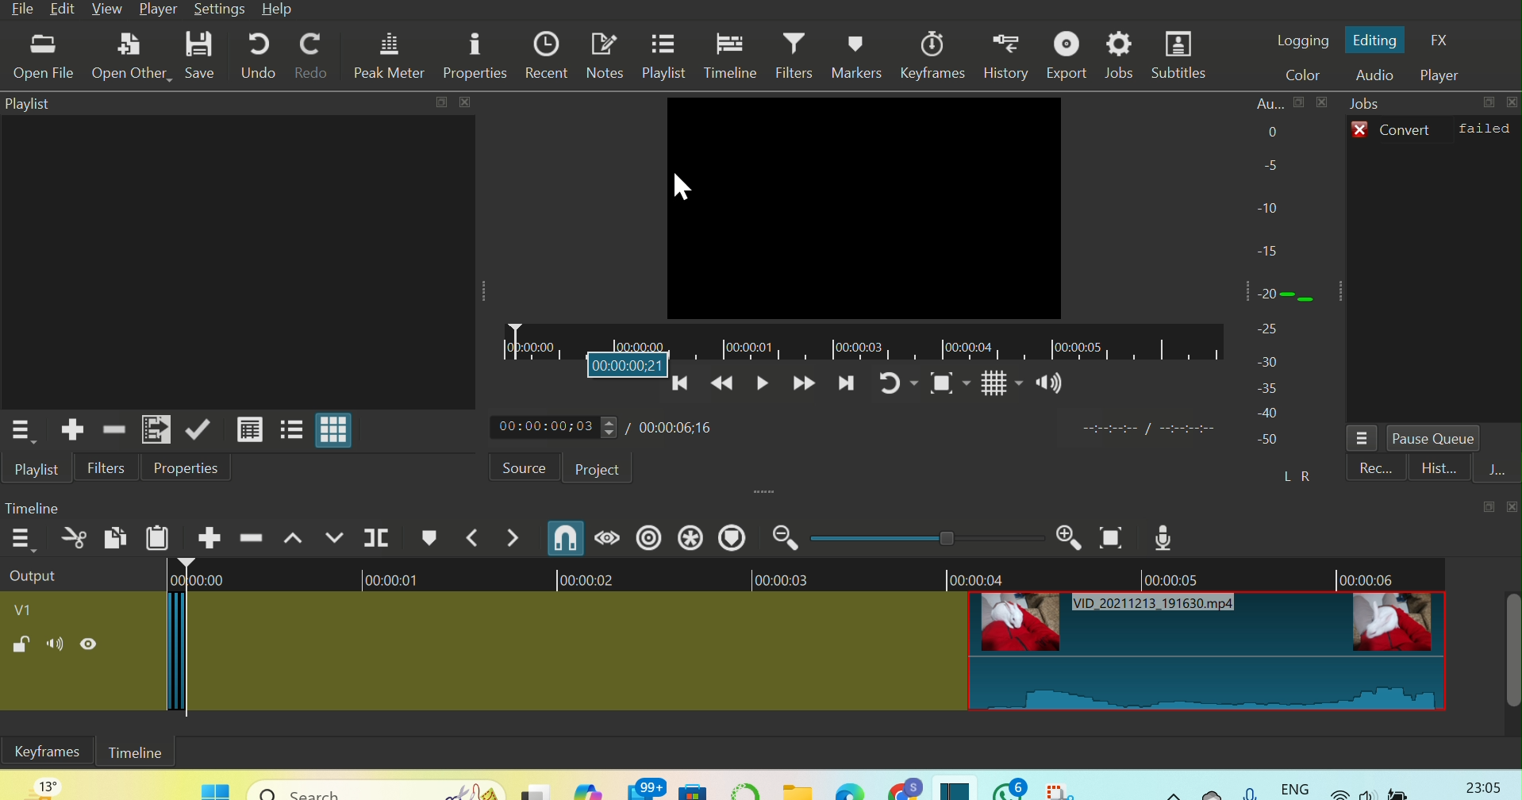 The width and height of the screenshot is (1522, 800). I want to click on , so click(1382, 785).